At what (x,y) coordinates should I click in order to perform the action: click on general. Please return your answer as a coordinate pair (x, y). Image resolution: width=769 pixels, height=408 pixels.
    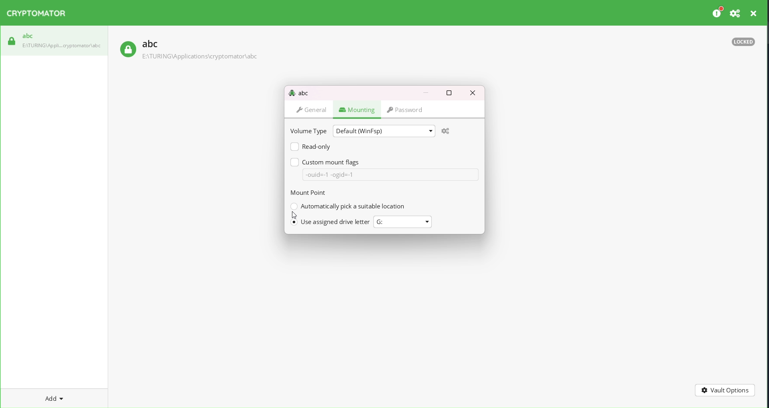
    Looking at the image, I should click on (312, 110).